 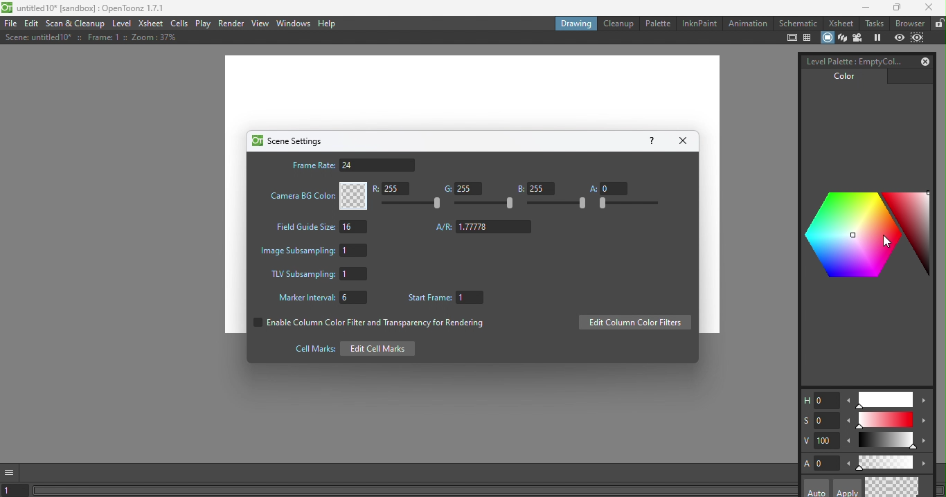 What do you see at coordinates (846, 488) in the screenshot?
I see `Apply` at bounding box center [846, 488].